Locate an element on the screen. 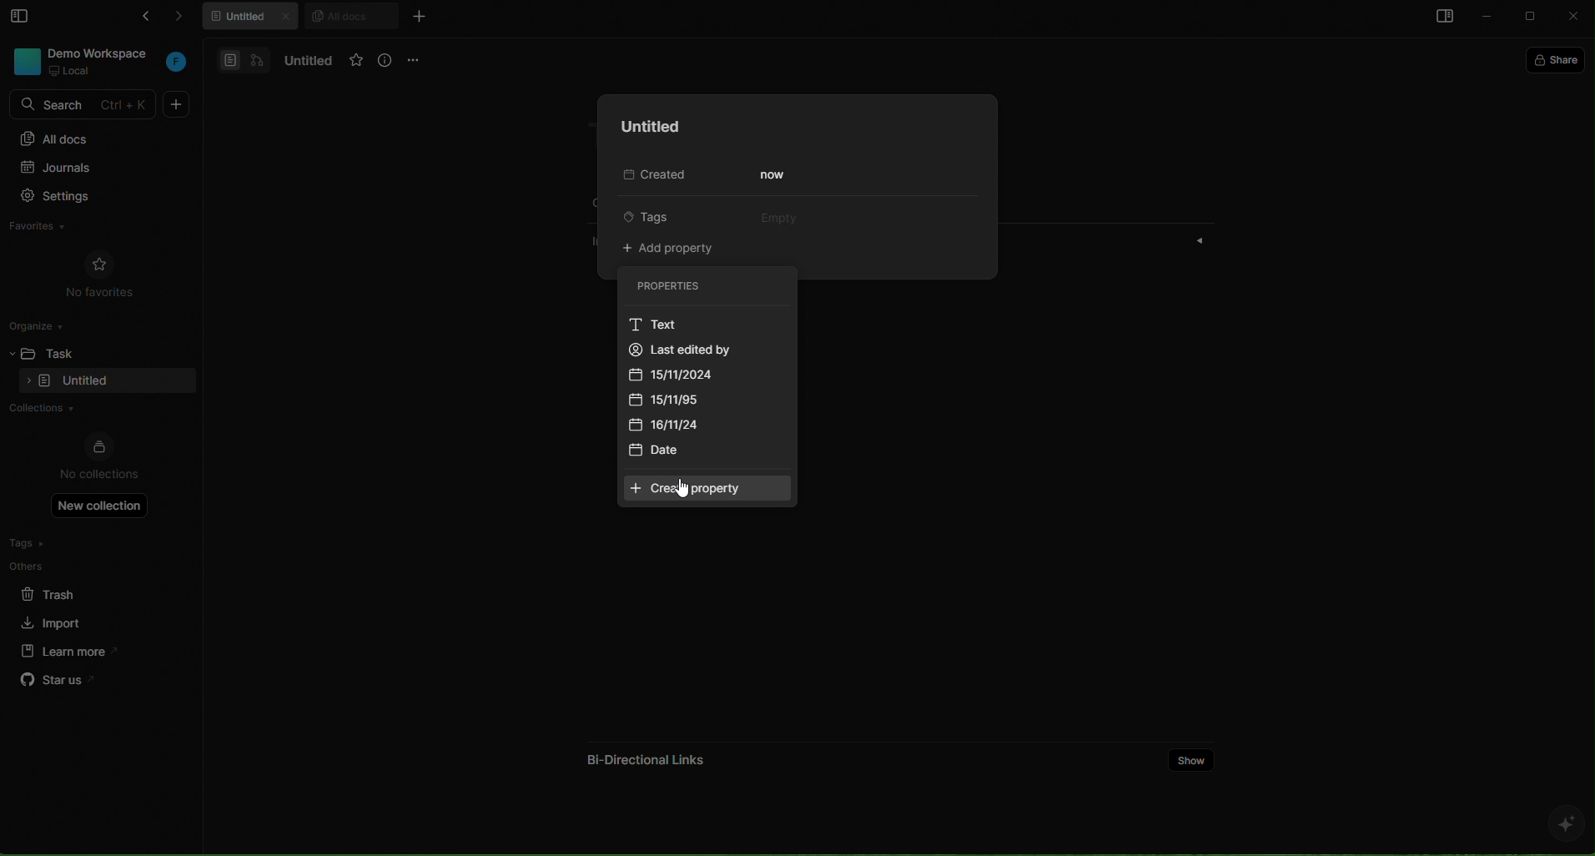  Create property is located at coordinates (707, 489).